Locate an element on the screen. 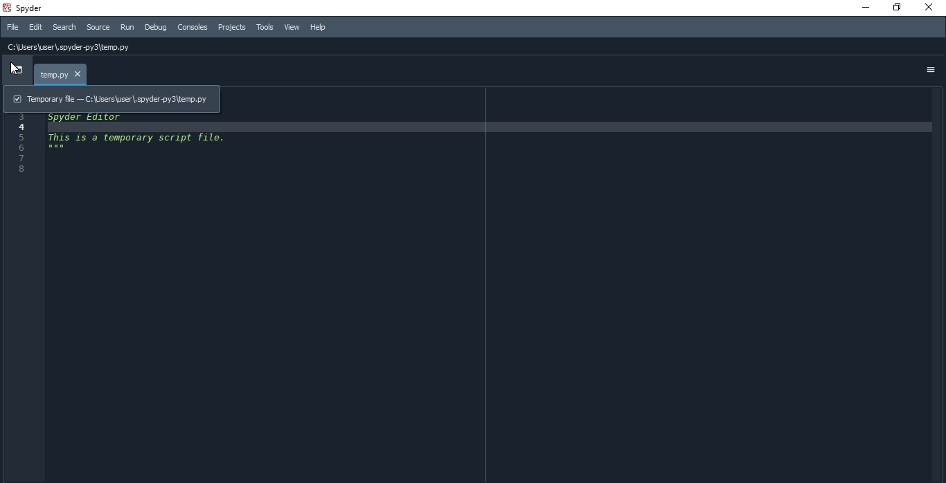 The width and height of the screenshot is (946, 483). Help is located at coordinates (321, 27).